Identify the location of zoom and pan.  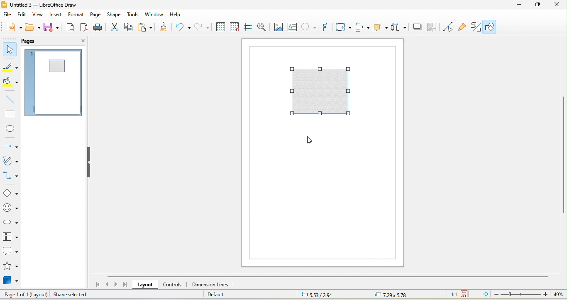
(262, 27).